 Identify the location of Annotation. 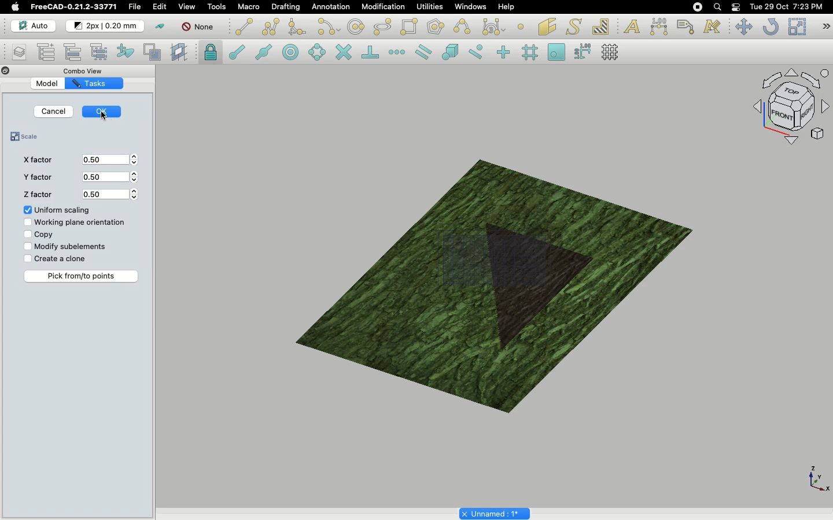
(331, 7).